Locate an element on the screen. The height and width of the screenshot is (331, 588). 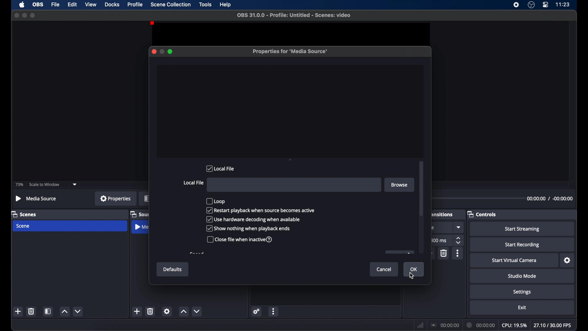
add is located at coordinates (18, 311).